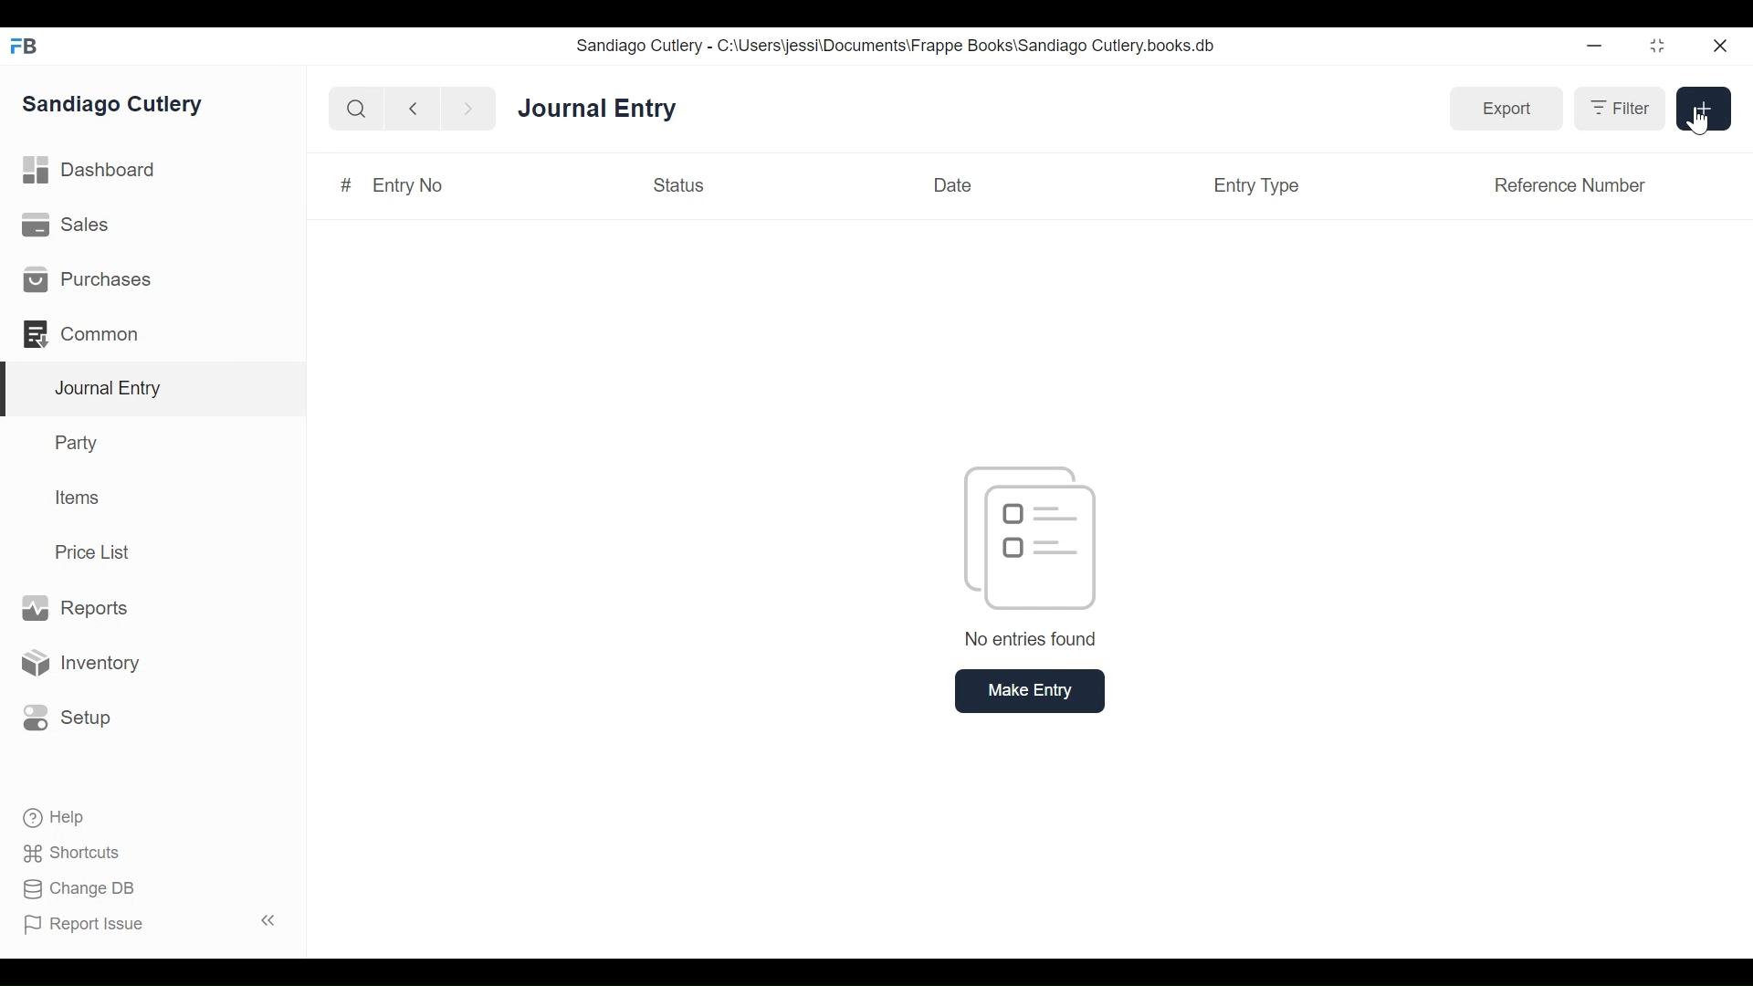 This screenshot has width=1753, height=986. Describe the element at coordinates (72, 226) in the screenshot. I see `Sales` at that location.